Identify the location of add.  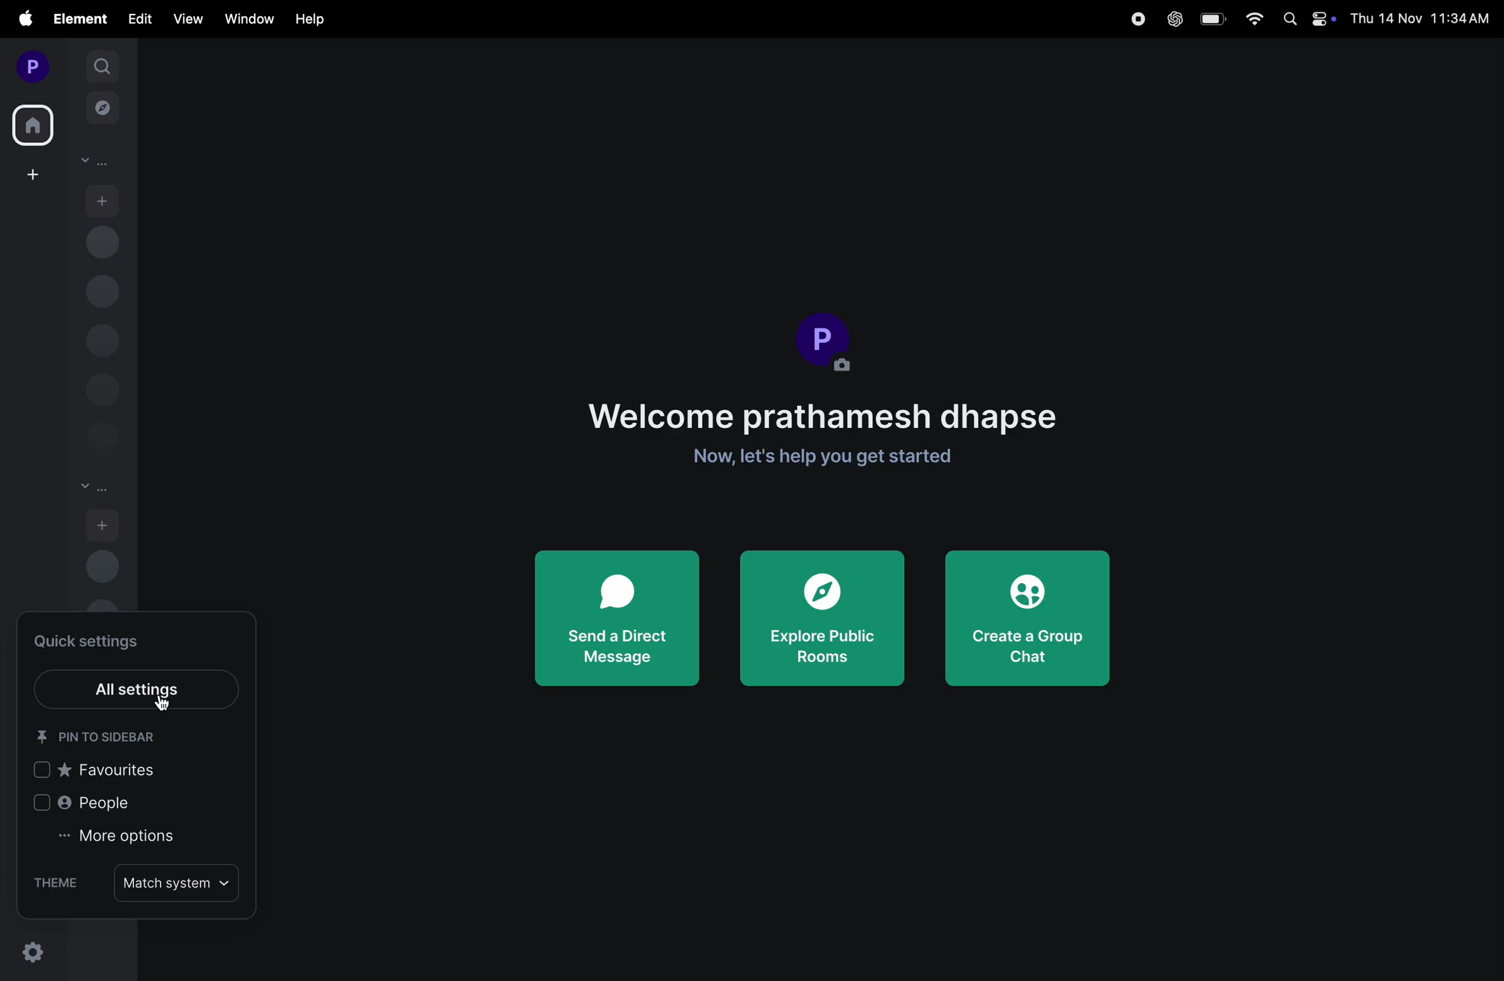
(103, 199).